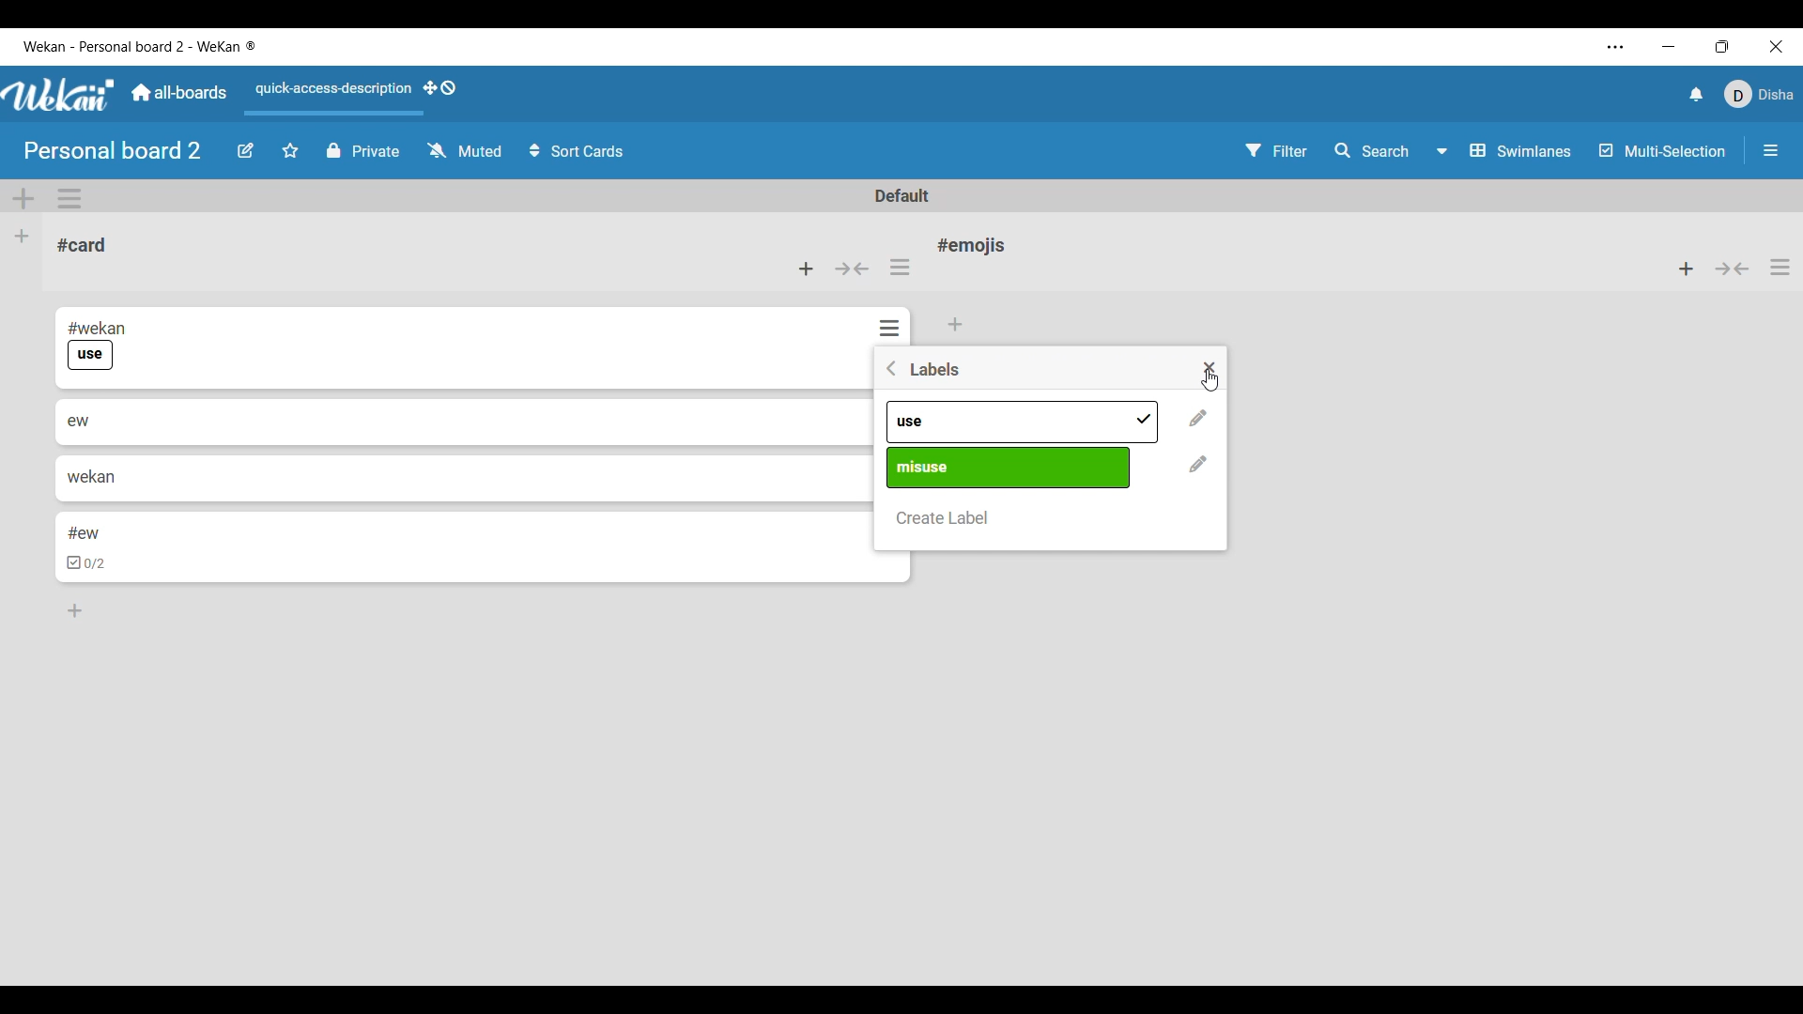 This screenshot has height=1014, width=1803. What do you see at coordinates (1198, 419) in the screenshot?
I see `Change name and color of respective label` at bounding box center [1198, 419].